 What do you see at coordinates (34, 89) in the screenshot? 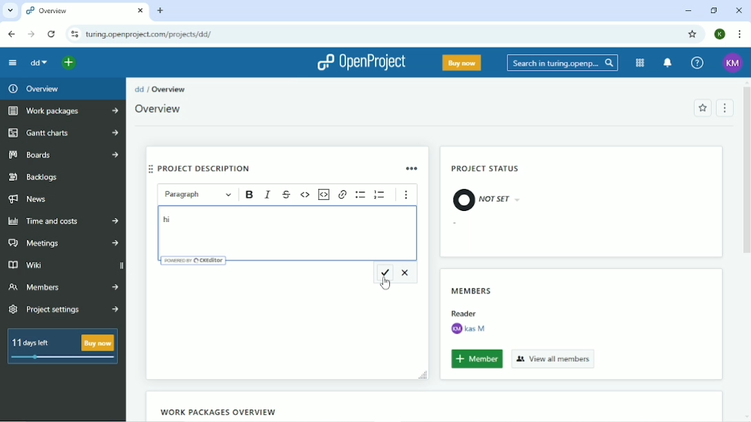
I see `Overview` at bounding box center [34, 89].